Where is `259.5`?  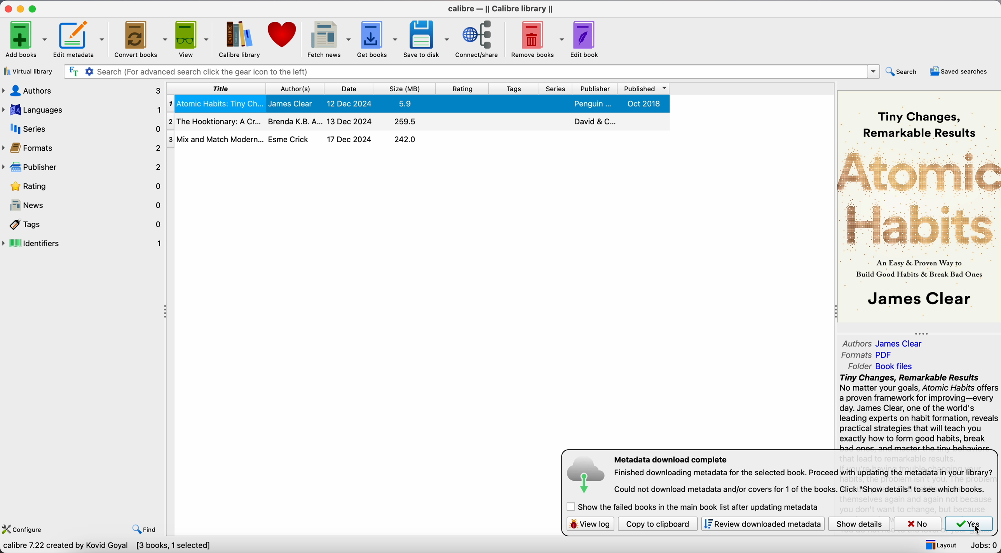
259.5 is located at coordinates (406, 122).